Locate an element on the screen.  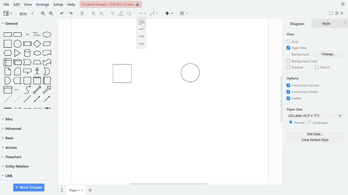
appearance is located at coordinates (343, 4).